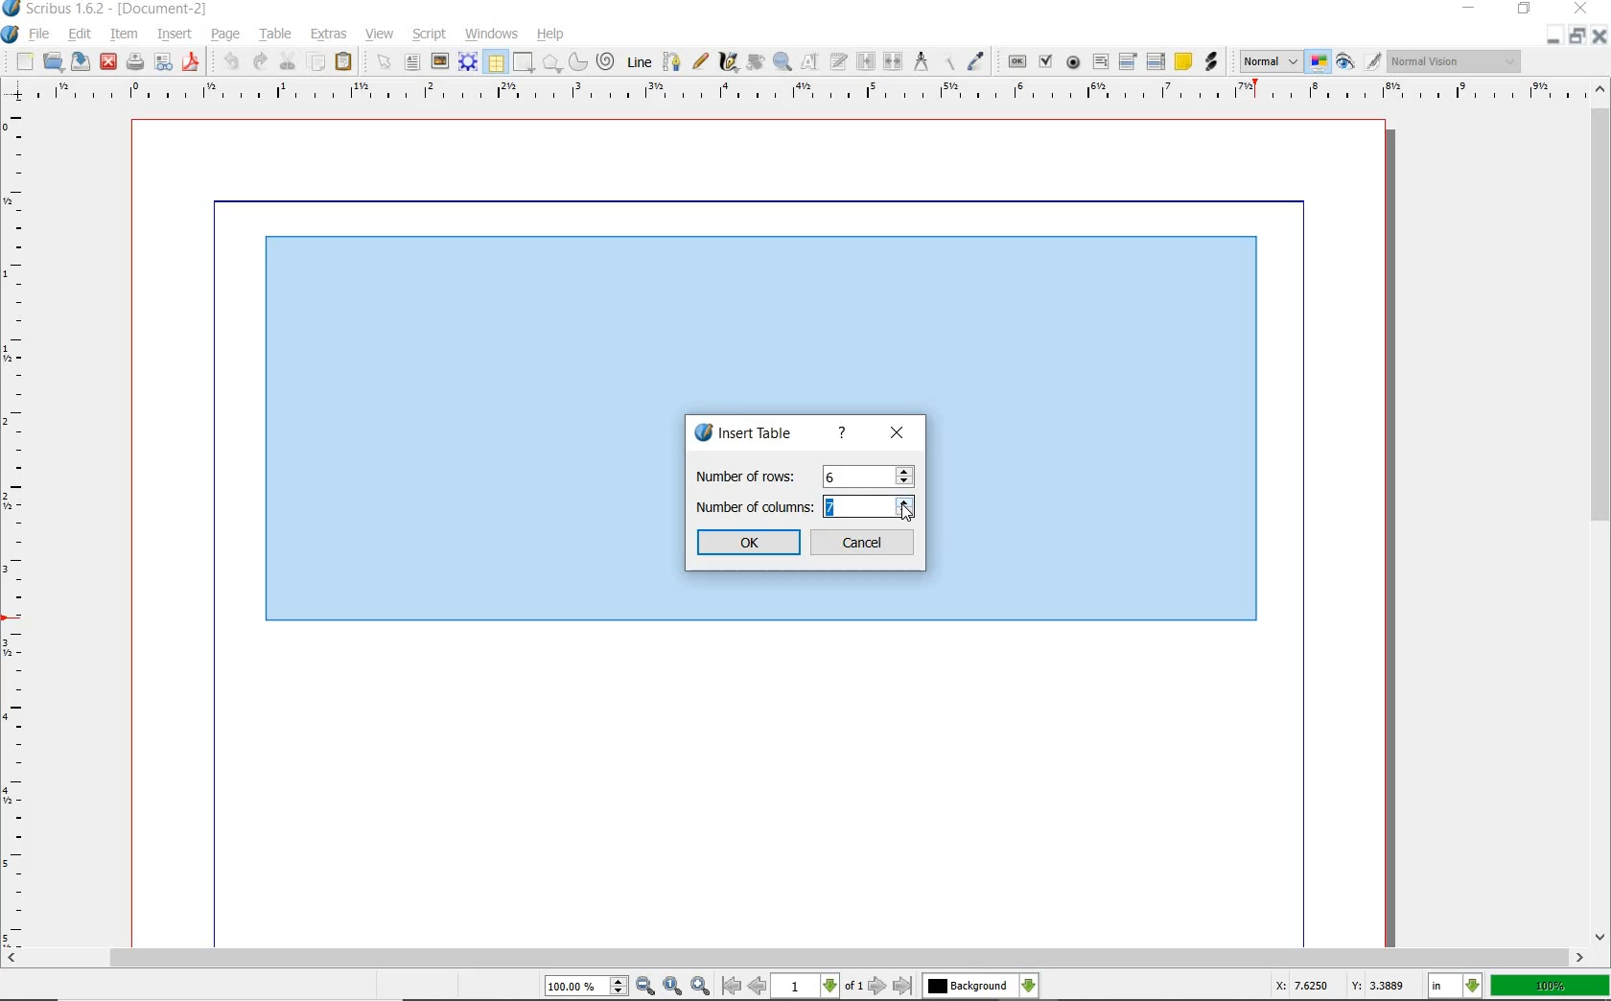 The image size is (1611, 1001). What do you see at coordinates (257, 60) in the screenshot?
I see `redo` at bounding box center [257, 60].